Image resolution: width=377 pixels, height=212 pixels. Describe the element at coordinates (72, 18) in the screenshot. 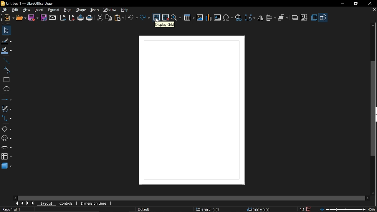

I see `Import as pdf` at that location.